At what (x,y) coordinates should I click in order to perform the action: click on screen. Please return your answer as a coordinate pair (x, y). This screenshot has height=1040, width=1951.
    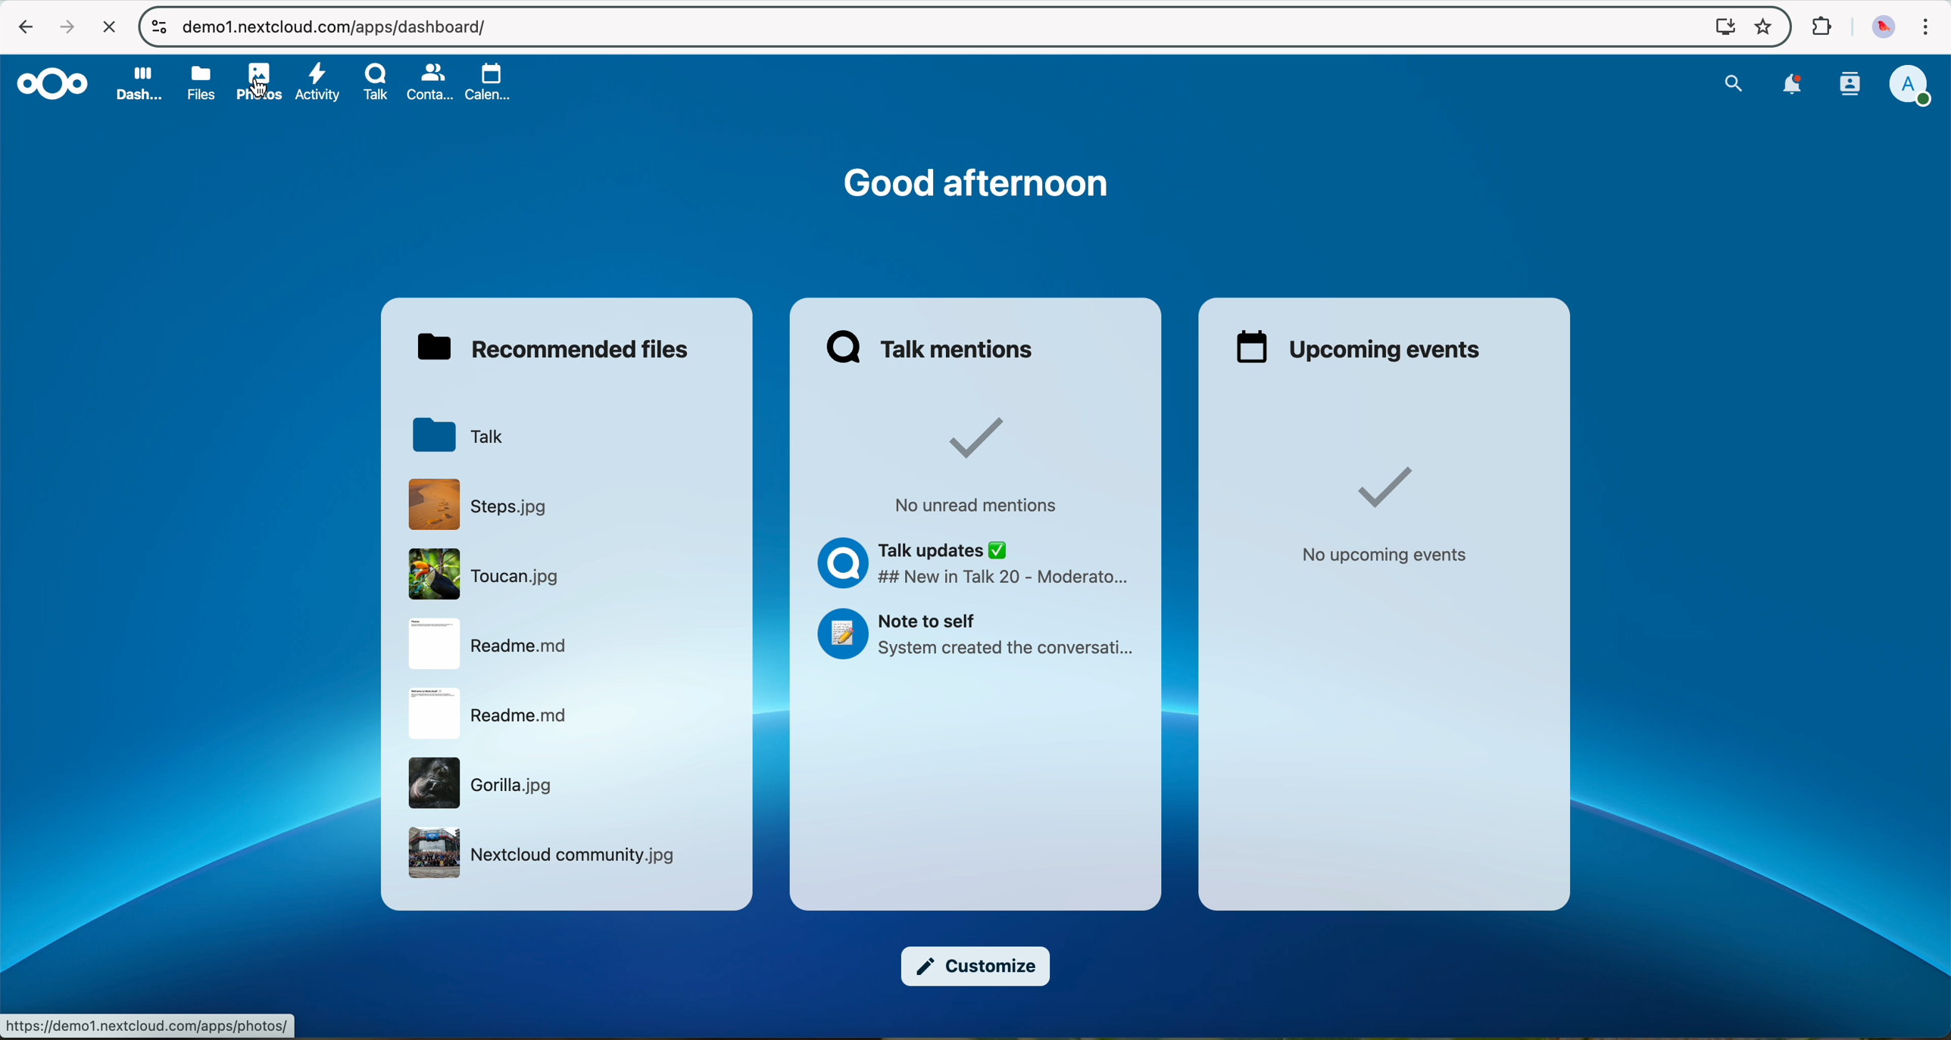
    Looking at the image, I should click on (1718, 26).